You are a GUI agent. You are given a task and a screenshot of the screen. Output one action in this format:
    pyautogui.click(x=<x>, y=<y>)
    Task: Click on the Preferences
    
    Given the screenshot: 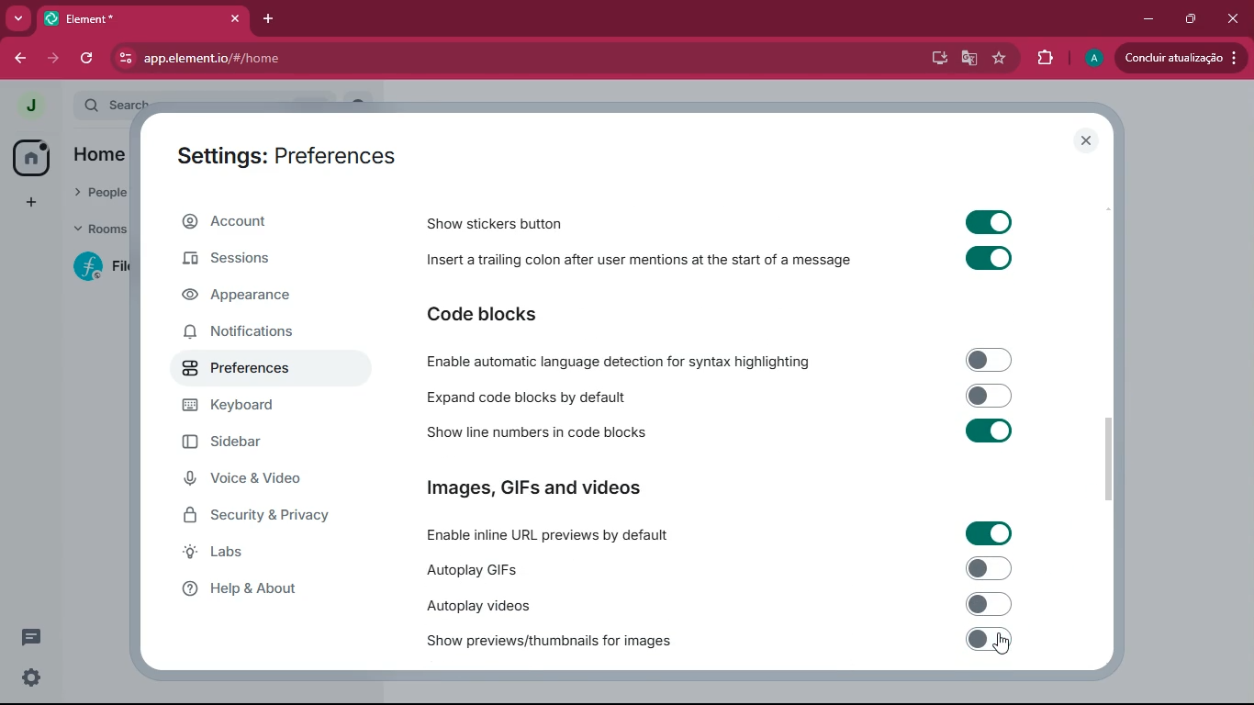 What is the action you would take?
    pyautogui.click(x=270, y=369)
    